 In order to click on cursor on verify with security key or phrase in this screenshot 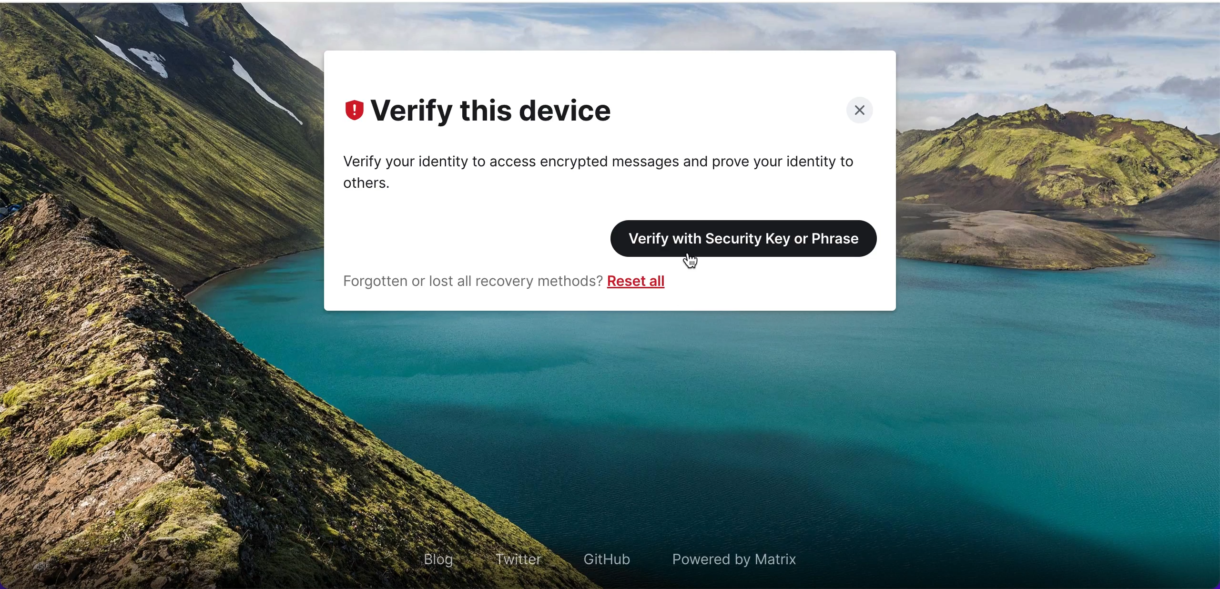, I will do `click(696, 264)`.